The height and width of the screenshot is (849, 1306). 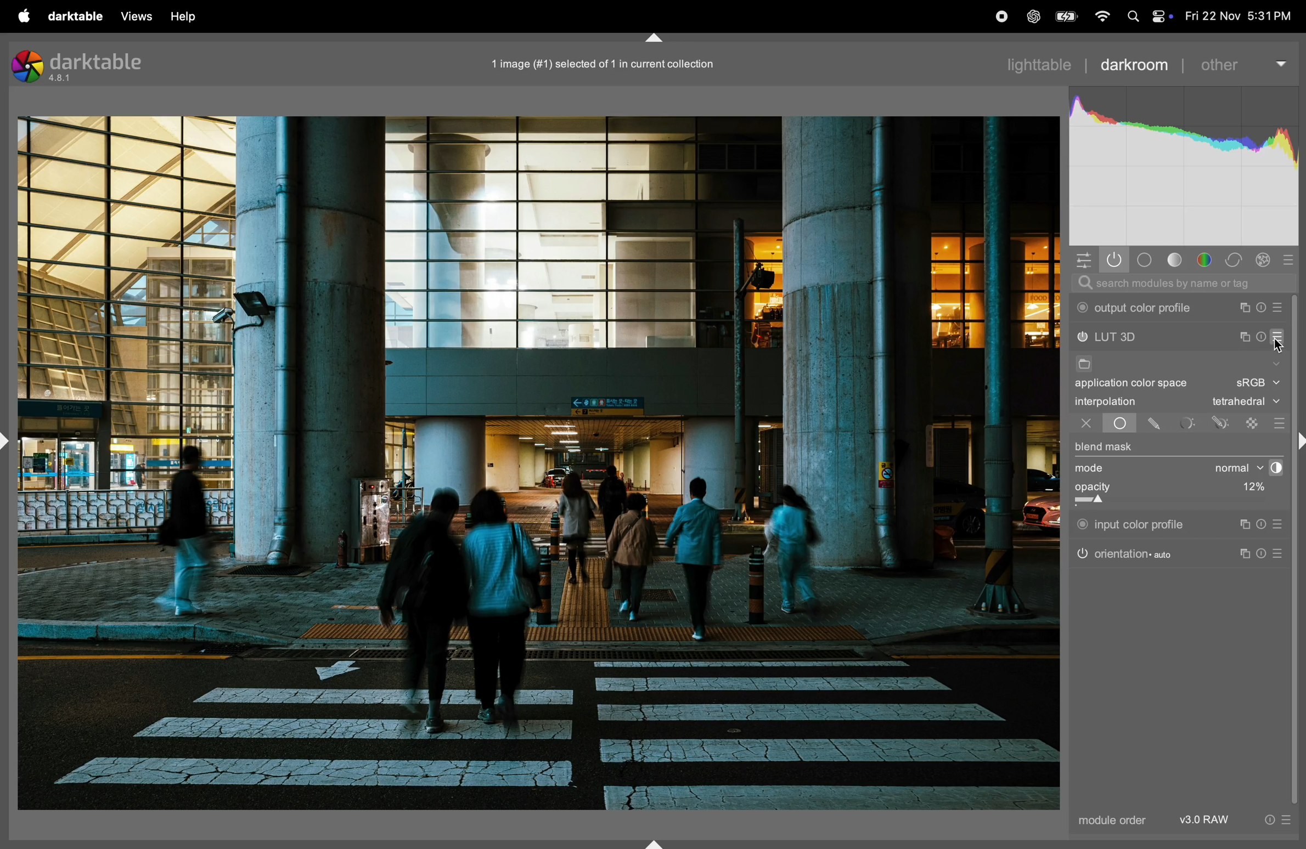 I want to click on lut 3d, so click(x=1130, y=338).